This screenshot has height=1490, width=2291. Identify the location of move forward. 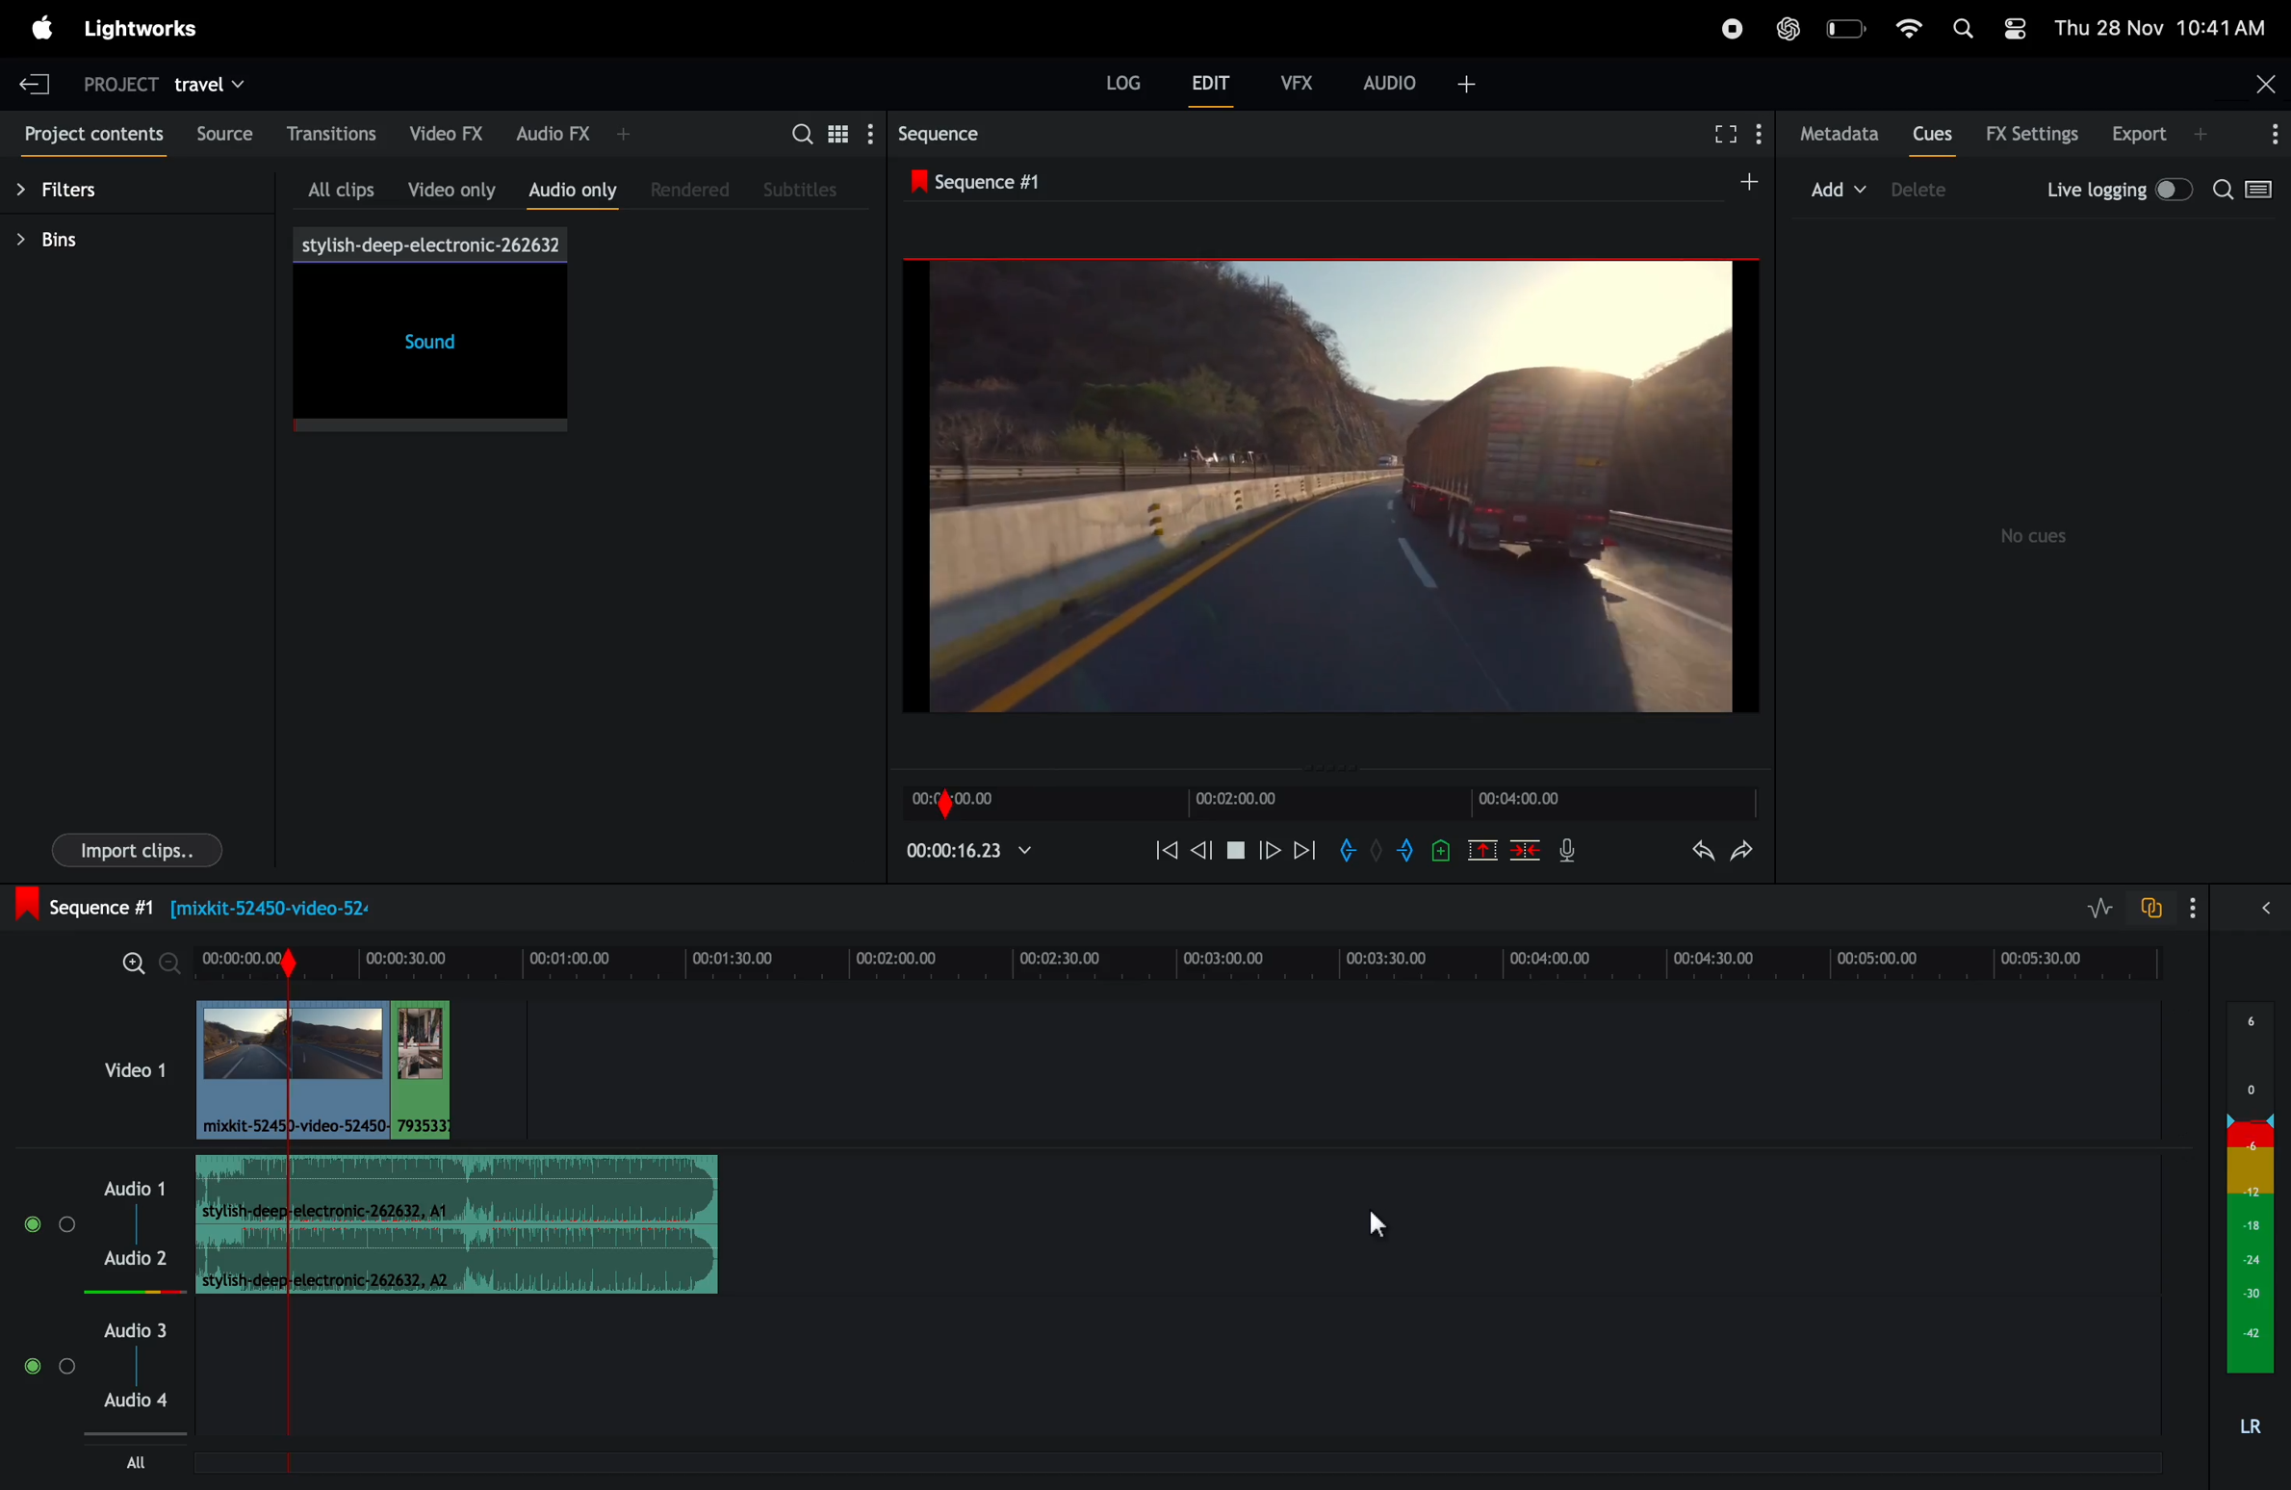
(1306, 848).